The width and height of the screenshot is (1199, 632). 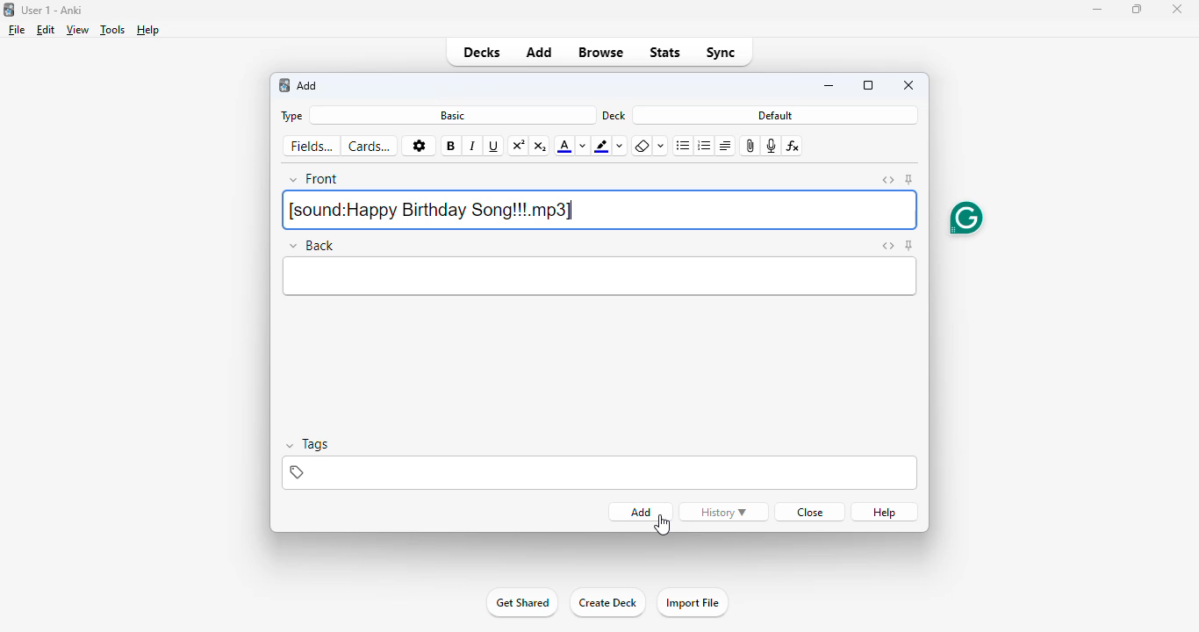 What do you see at coordinates (454, 116) in the screenshot?
I see `basic` at bounding box center [454, 116].